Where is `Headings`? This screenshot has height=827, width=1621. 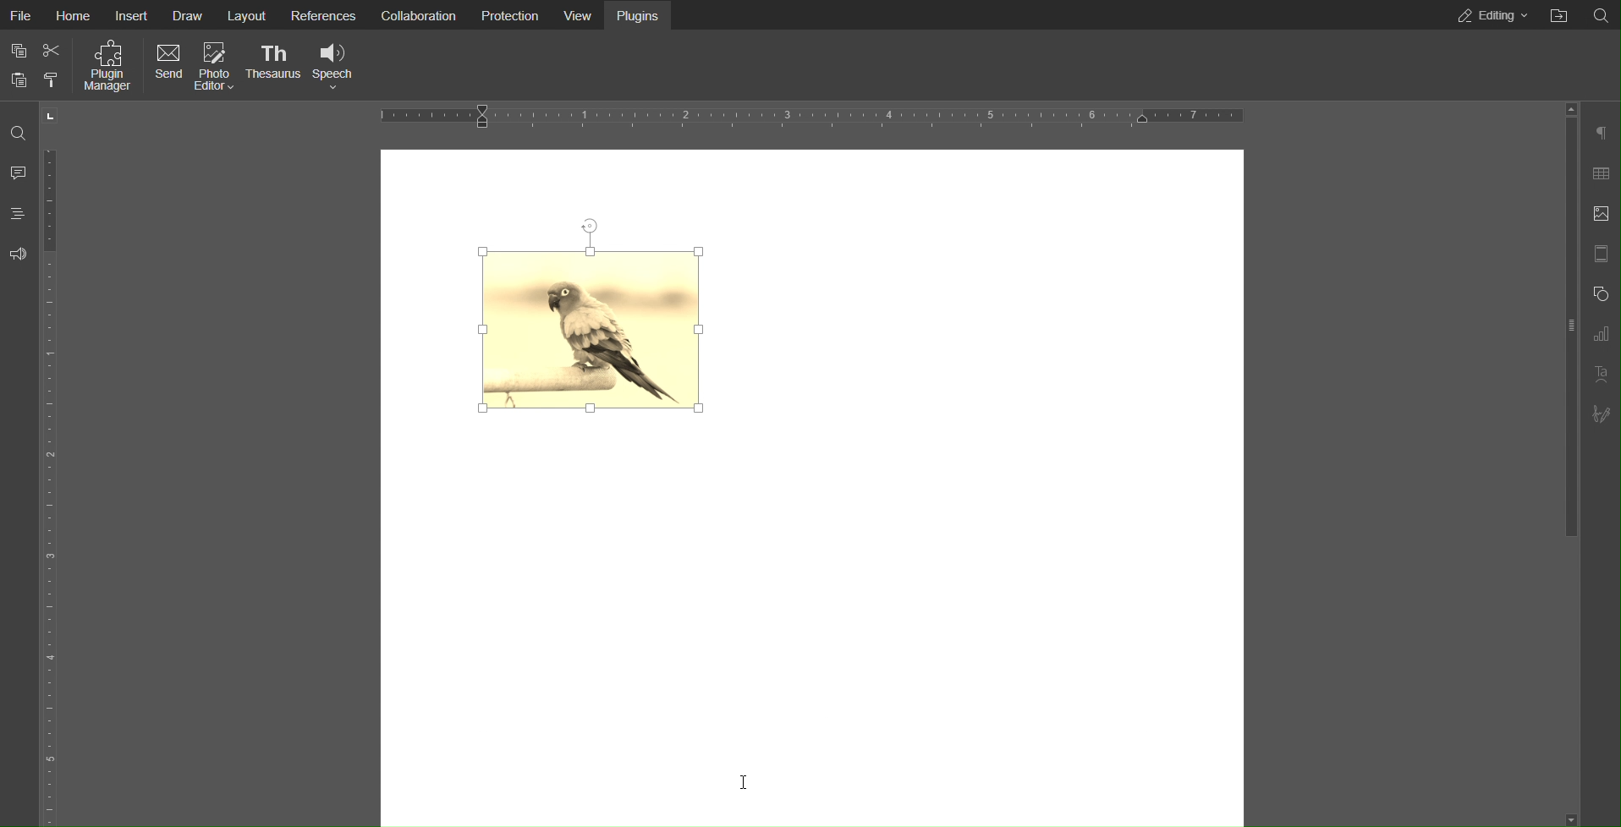 Headings is located at coordinates (19, 213).